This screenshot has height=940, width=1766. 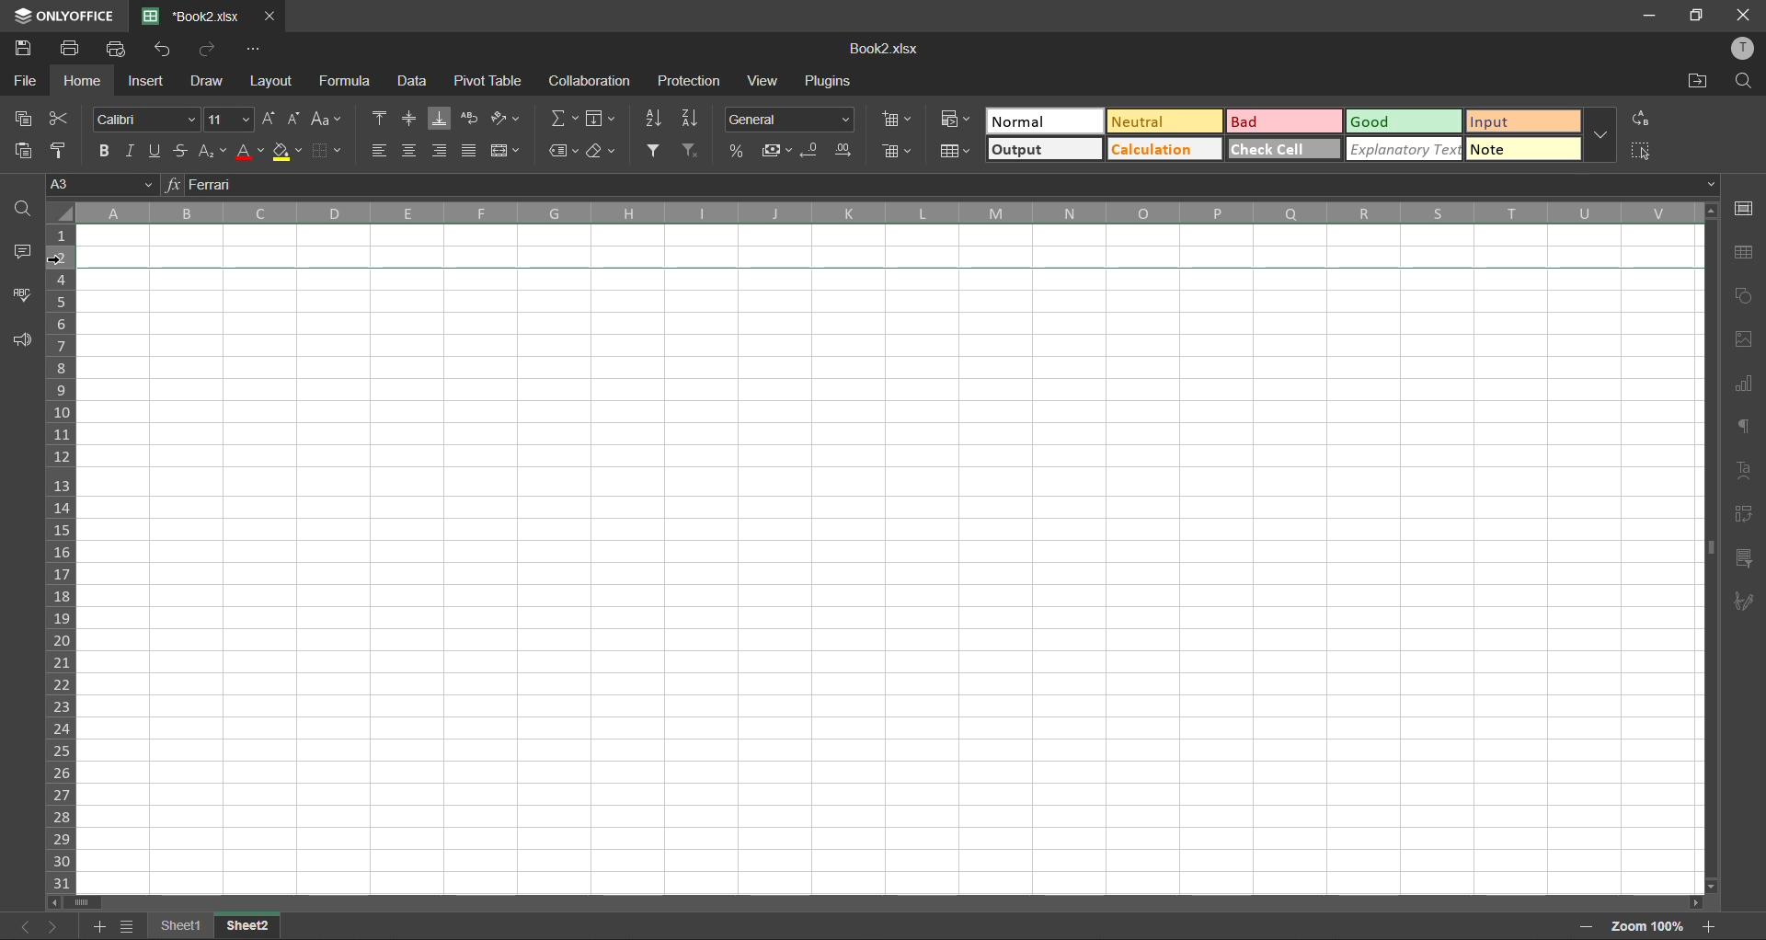 What do you see at coordinates (24, 152) in the screenshot?
I see `paste` at bounding box center [24, 152].